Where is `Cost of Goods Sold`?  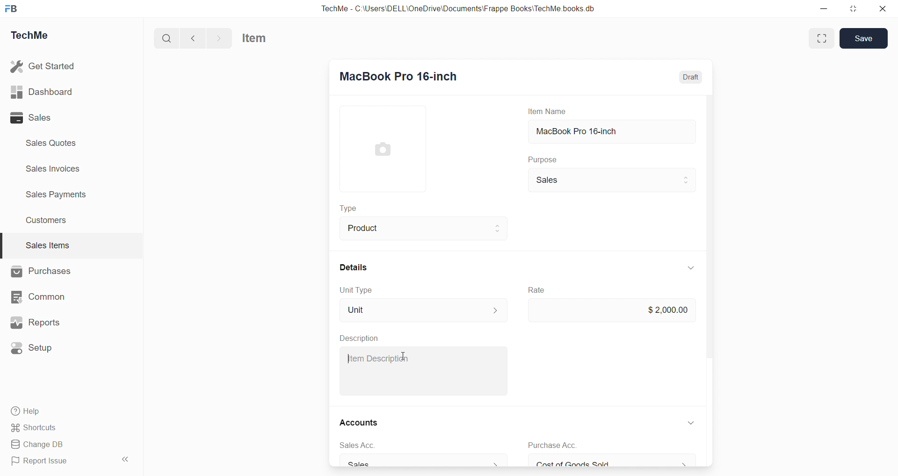 Cost of Goods Sold is located at coordinates (614, 462).